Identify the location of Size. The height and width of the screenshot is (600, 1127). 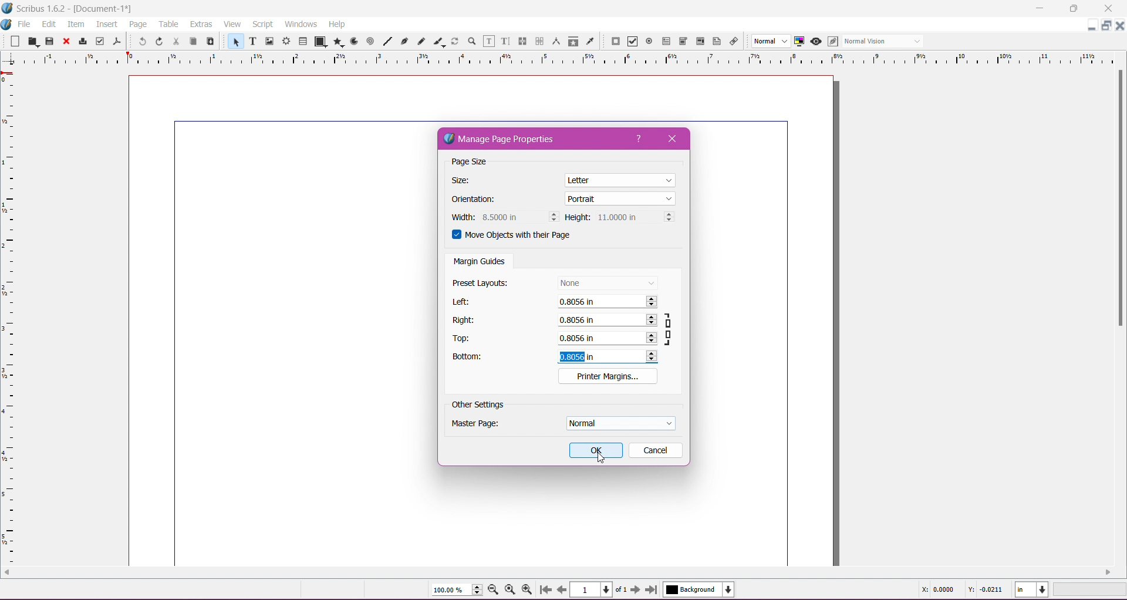
(466, 181).